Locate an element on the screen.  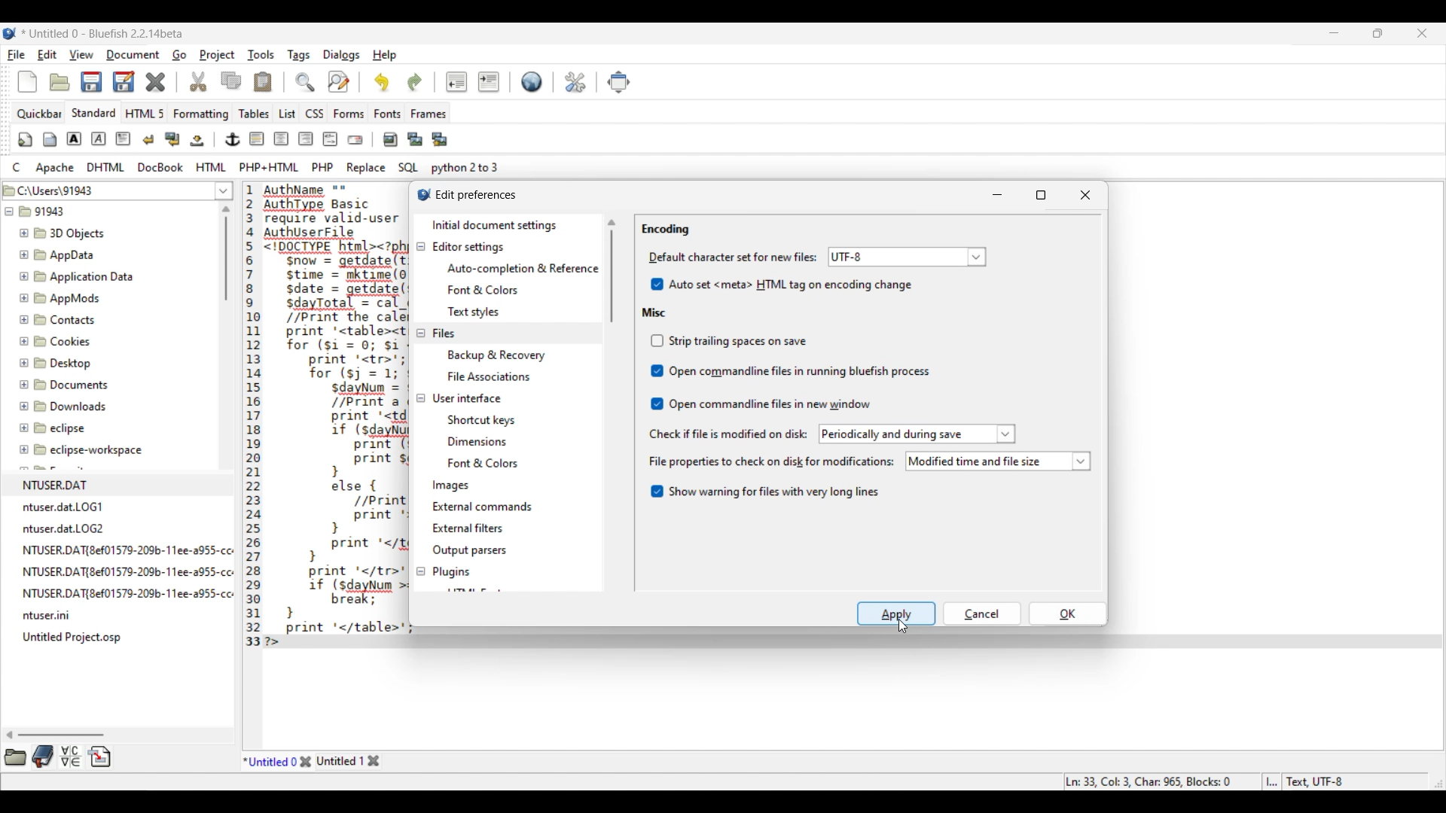
OK is located at coordinates (983, 614).